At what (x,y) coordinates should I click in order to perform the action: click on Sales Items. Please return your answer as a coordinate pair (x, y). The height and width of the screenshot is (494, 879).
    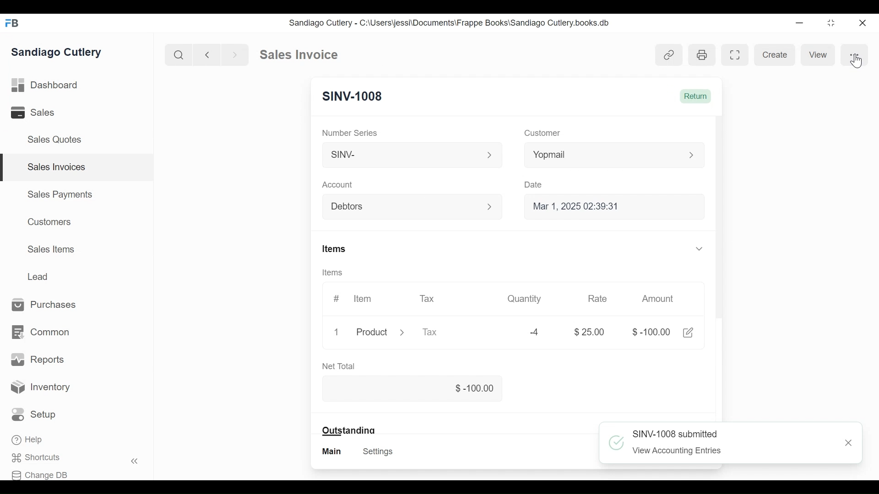
    Looking at the image, I should click on (51, 249).